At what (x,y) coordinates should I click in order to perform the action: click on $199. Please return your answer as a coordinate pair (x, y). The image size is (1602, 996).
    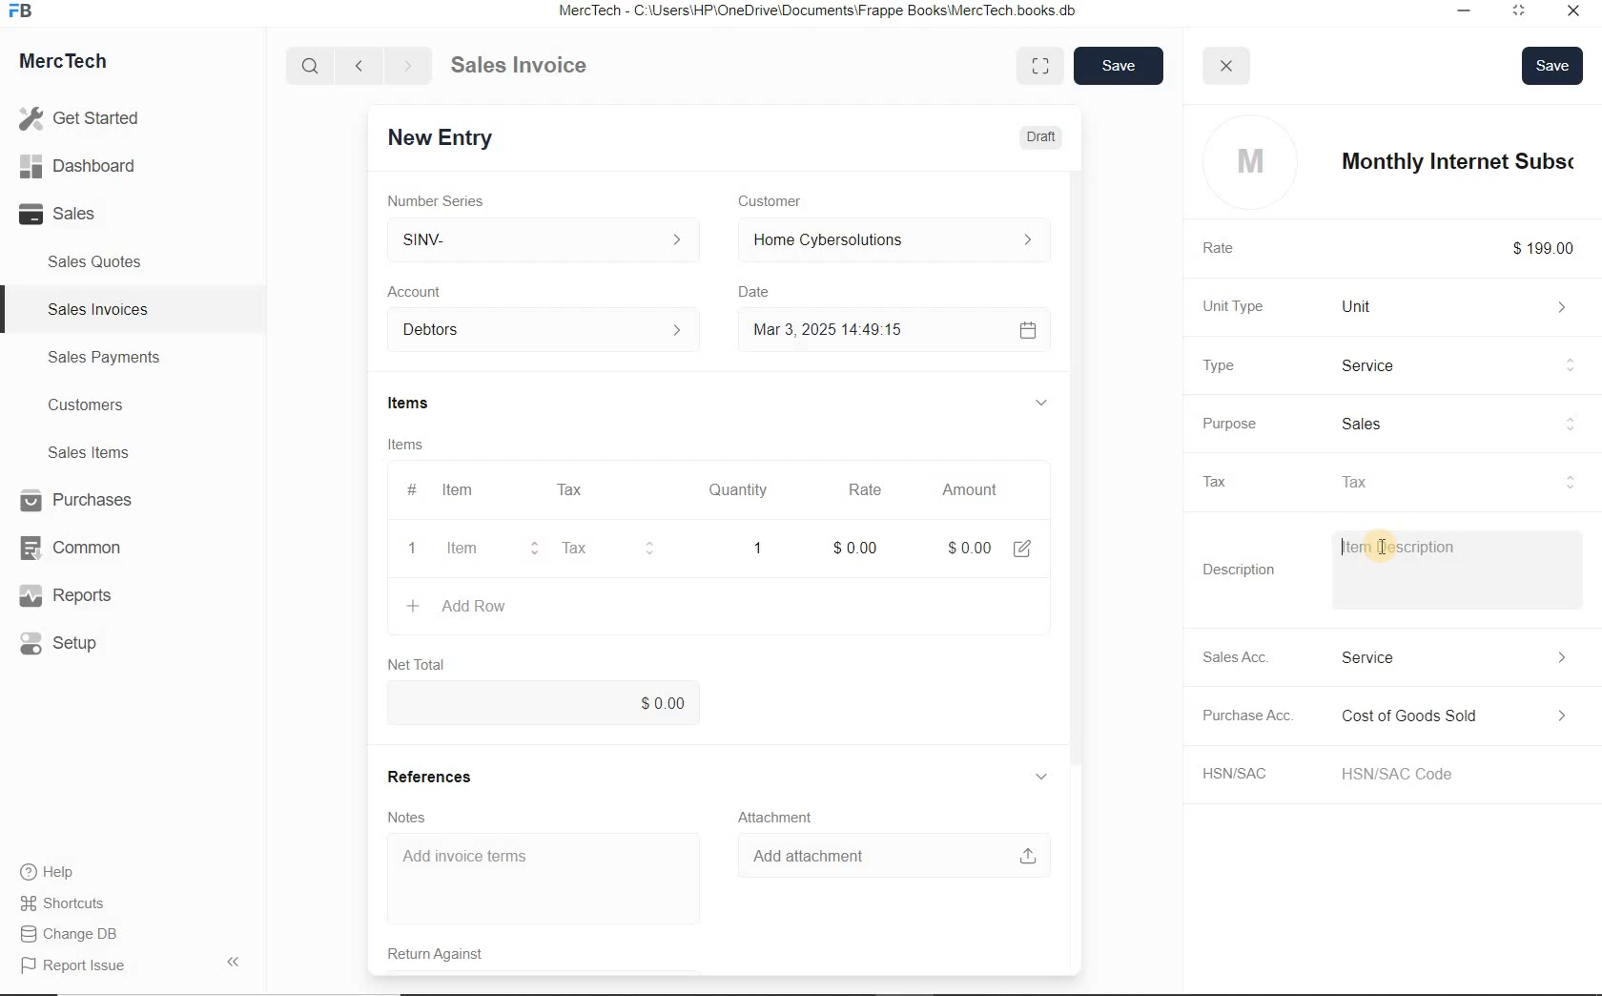
    Looking at the image, I should click on (1536, 248).